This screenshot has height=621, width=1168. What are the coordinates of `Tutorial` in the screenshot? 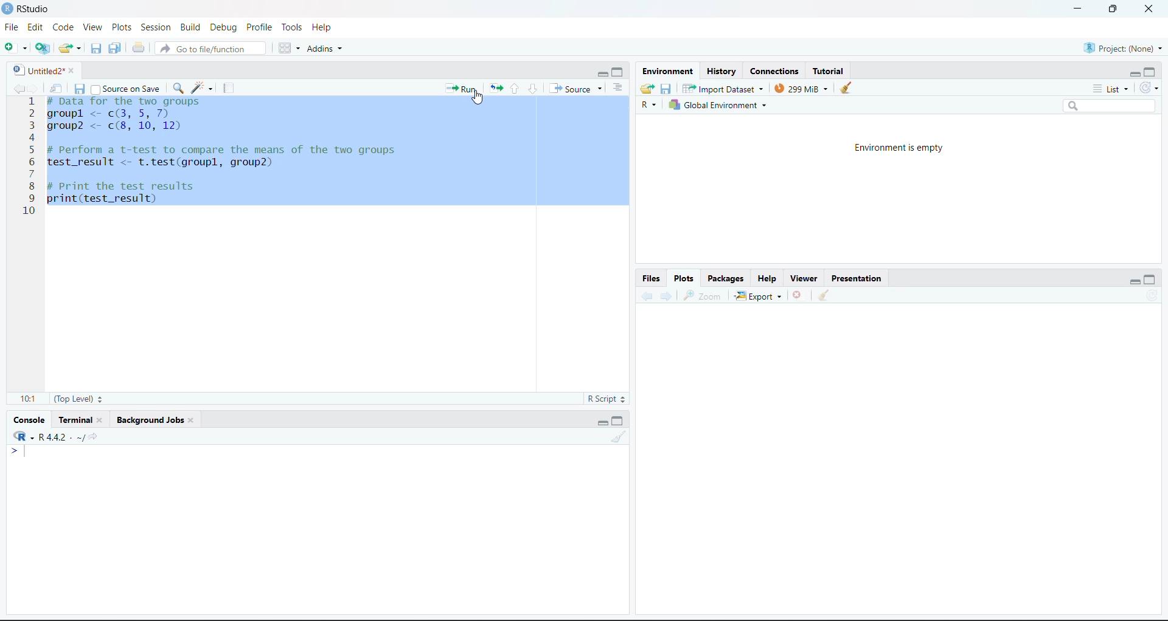 It's located at (829, 69).